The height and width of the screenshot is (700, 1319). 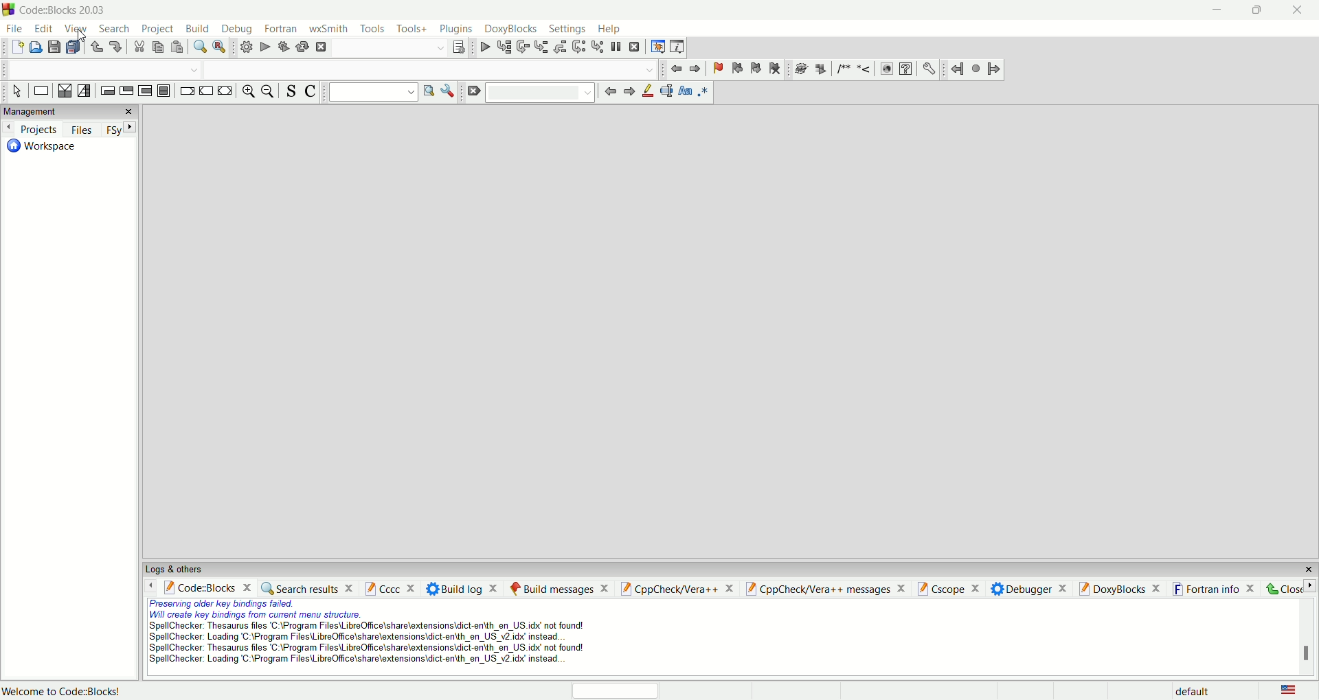 I want to click on clear, so click(x=475, y=91).